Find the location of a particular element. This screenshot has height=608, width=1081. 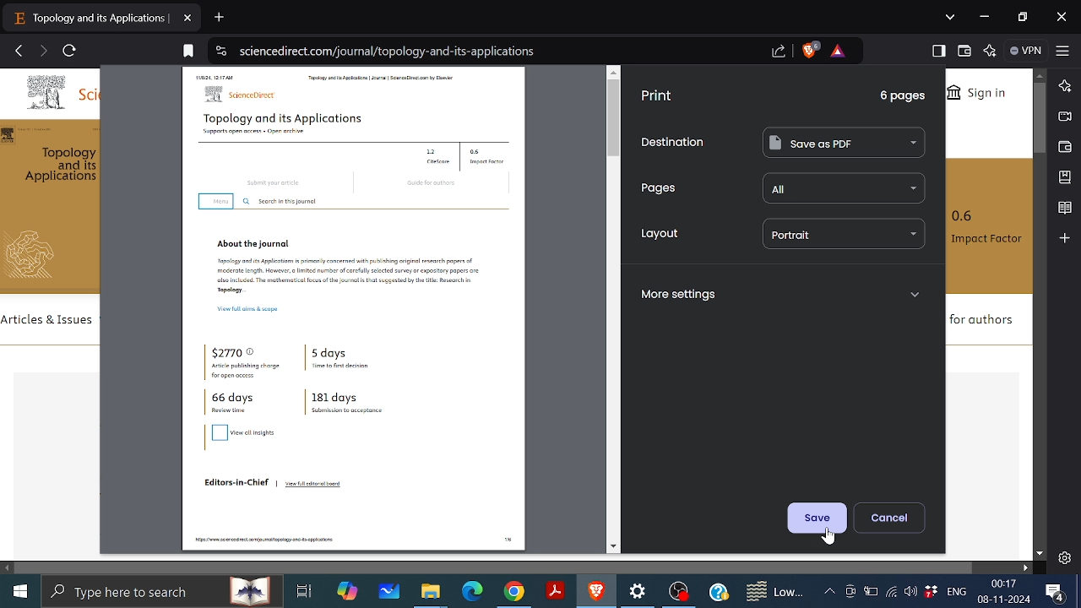

view site information is located at coordinates (220, 52).